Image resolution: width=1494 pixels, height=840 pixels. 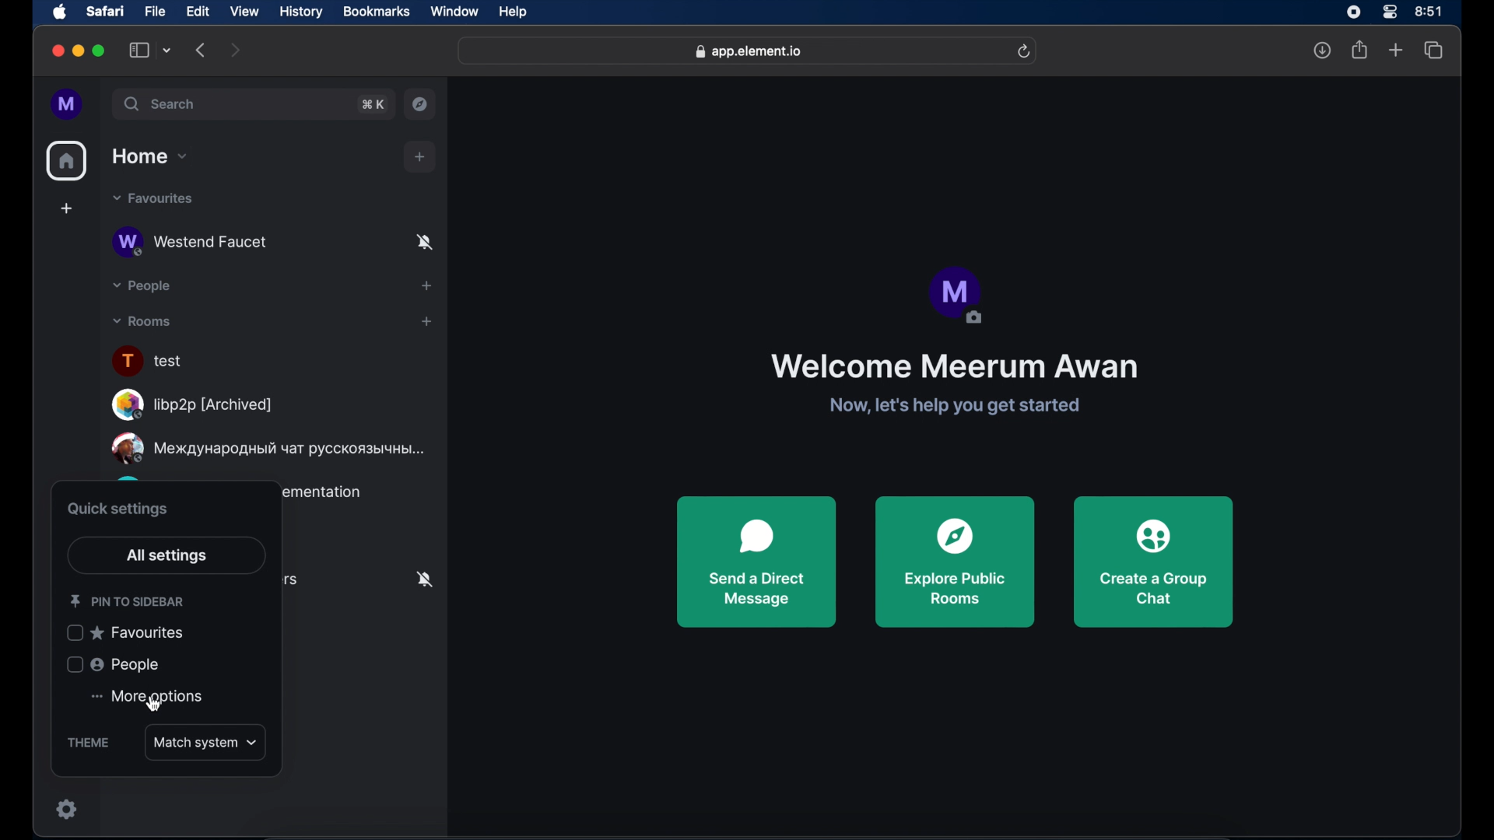 What do you see at coordinates (952, 366) in the screenshot?
I see `welcome meerum awan` at bounding box center [952, 366].